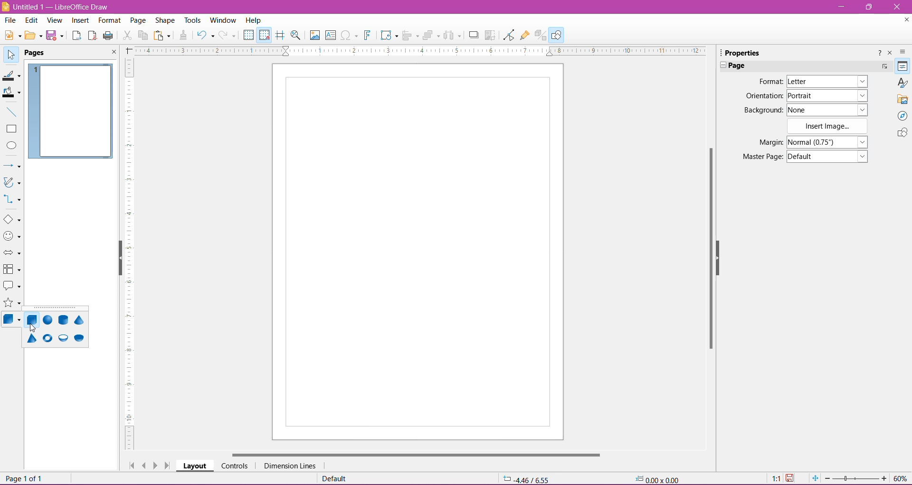 The height and width of the screenshot is (485, 912). What do you see at coordinates (55, 21) in the screenshot?
I see `View` at bounding box center [55, 21].